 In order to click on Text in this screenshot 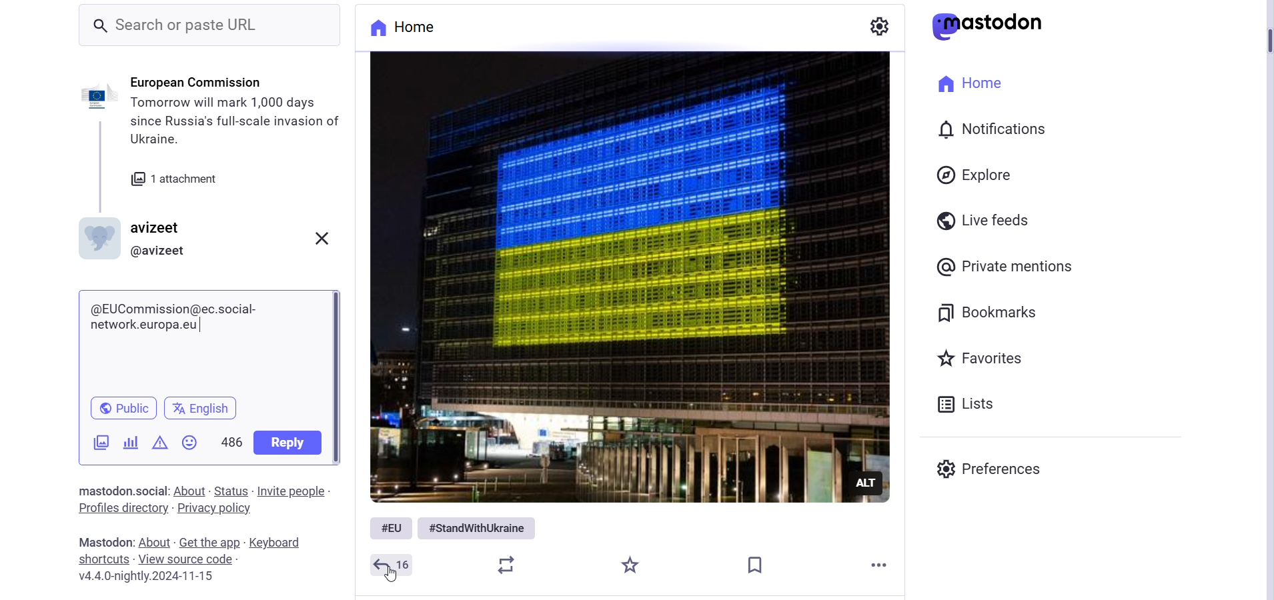, I will do `click(124, 491)`.